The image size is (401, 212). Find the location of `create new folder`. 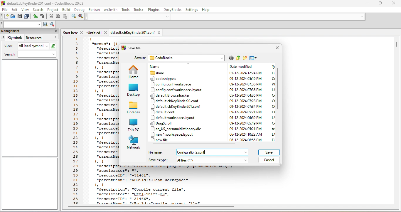

create new folder is located at coordinates (245, 58).